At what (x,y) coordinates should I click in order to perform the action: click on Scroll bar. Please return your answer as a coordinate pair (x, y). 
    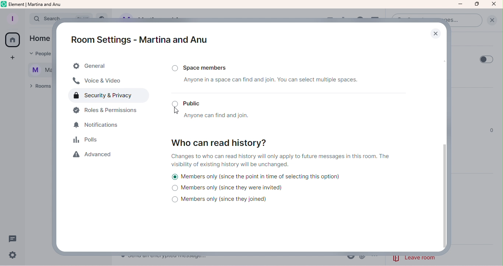
    Looking at the image, I should click on (445, 144).